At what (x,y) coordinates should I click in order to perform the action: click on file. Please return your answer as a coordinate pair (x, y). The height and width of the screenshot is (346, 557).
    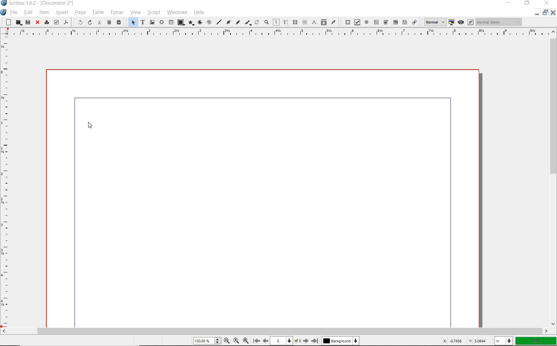
    Looking at the image, I should click on (14, 12).